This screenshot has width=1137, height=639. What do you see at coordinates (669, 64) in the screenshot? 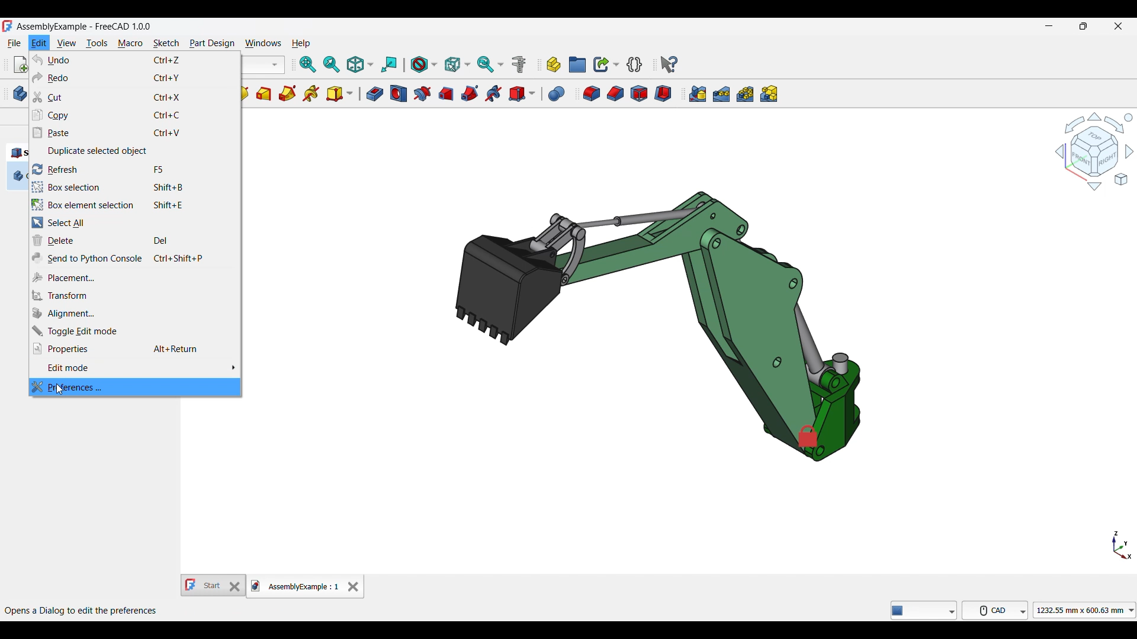
I see `Whats this?` at bounding box center [669, 64].